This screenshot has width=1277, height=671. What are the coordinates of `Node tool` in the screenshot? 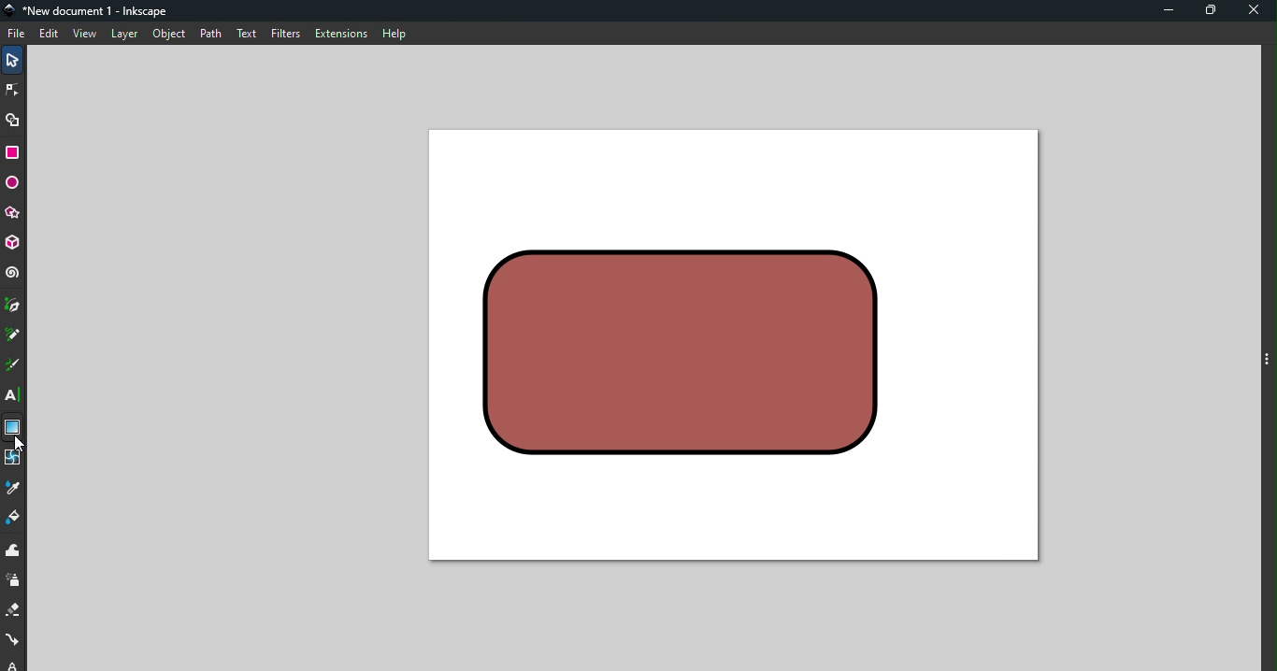 It's located at (15, 87).